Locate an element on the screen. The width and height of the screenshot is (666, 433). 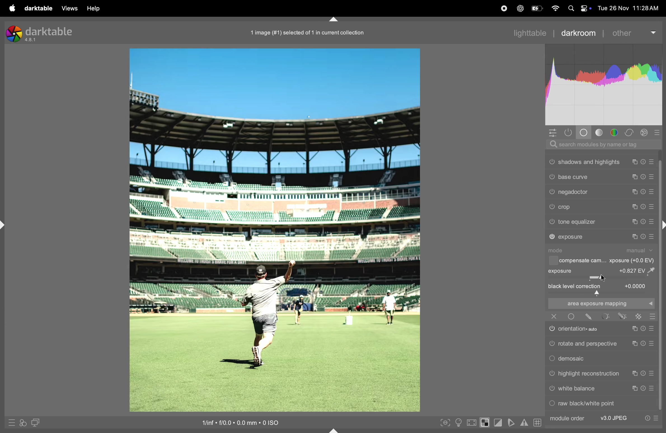
tone is located at coordinates (600, 132).